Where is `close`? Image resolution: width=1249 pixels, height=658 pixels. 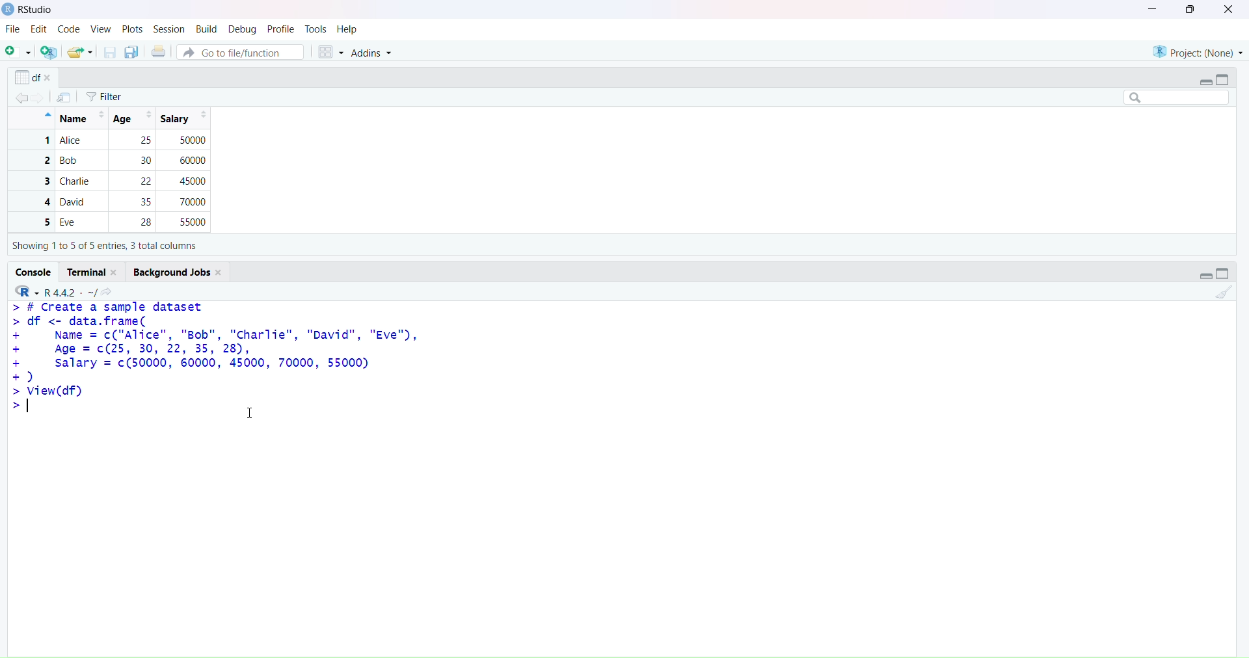
close is located at coordinates (1228, 10).